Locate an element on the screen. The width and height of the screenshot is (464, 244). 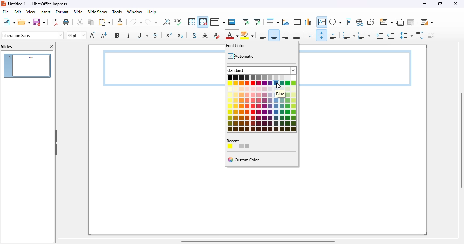
display views is located at coordinates (217, 22).